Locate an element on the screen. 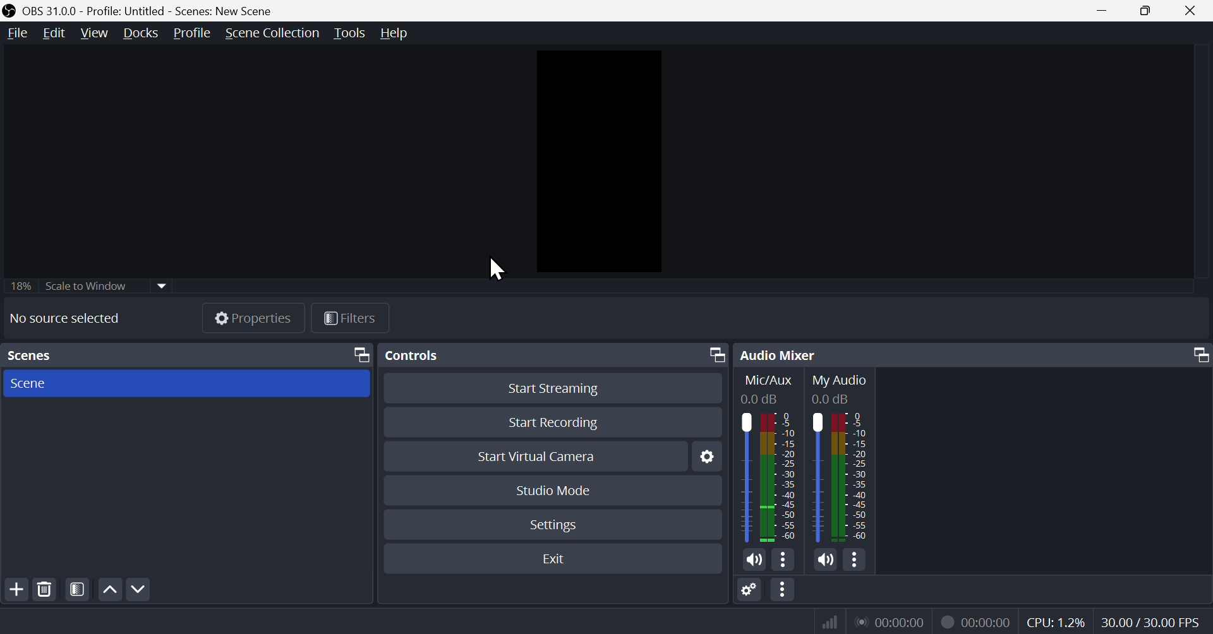  Help is located at coordinates (396, 35).